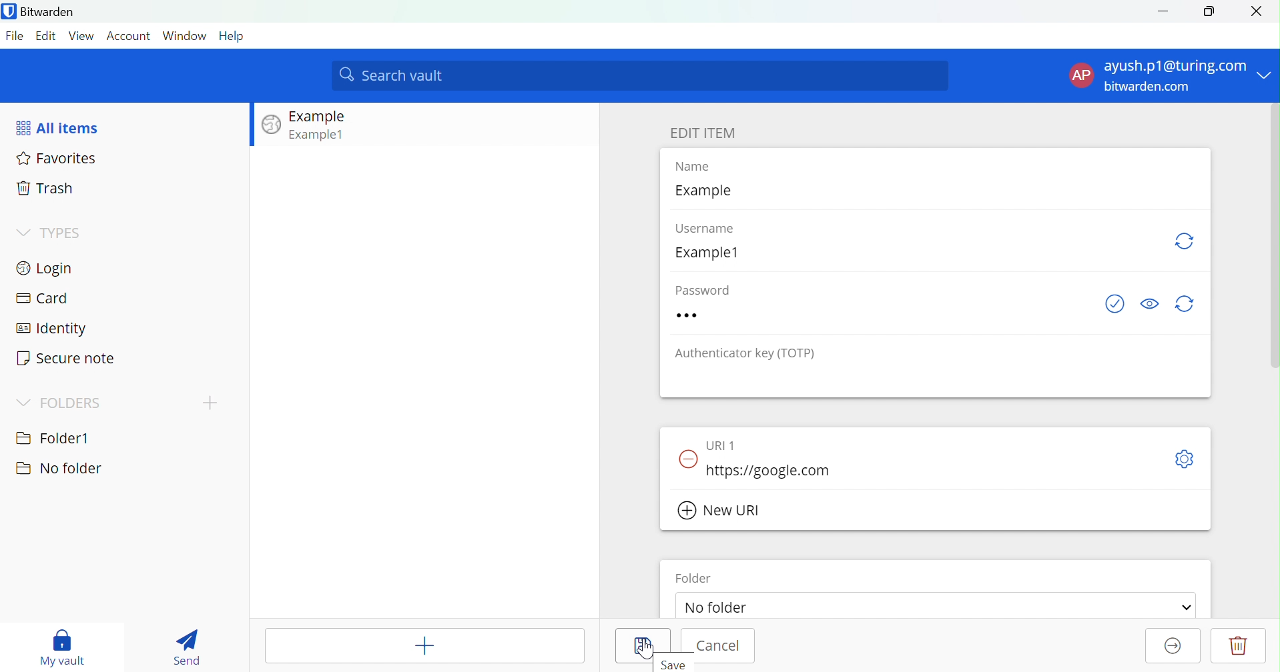 This screenshot has height=672, width=1280. I want to click on Login, so click(47, 267).